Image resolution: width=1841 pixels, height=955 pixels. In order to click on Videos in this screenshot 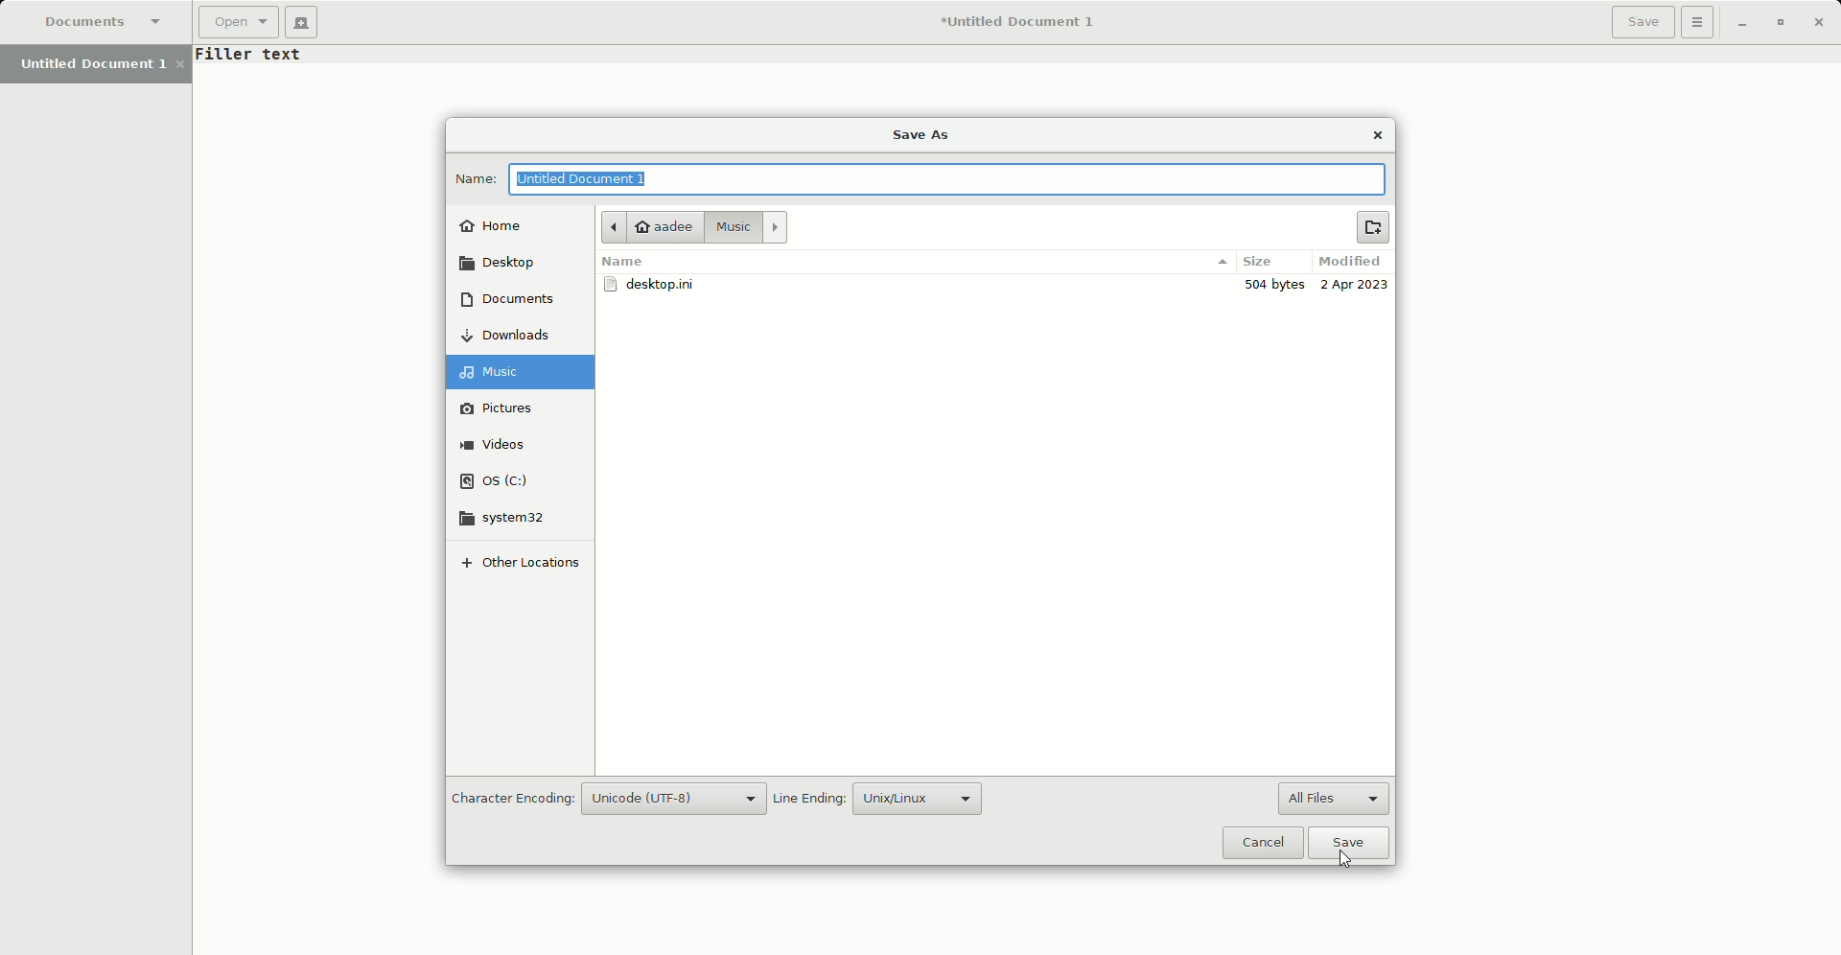, I will do `click(501, 446)`.